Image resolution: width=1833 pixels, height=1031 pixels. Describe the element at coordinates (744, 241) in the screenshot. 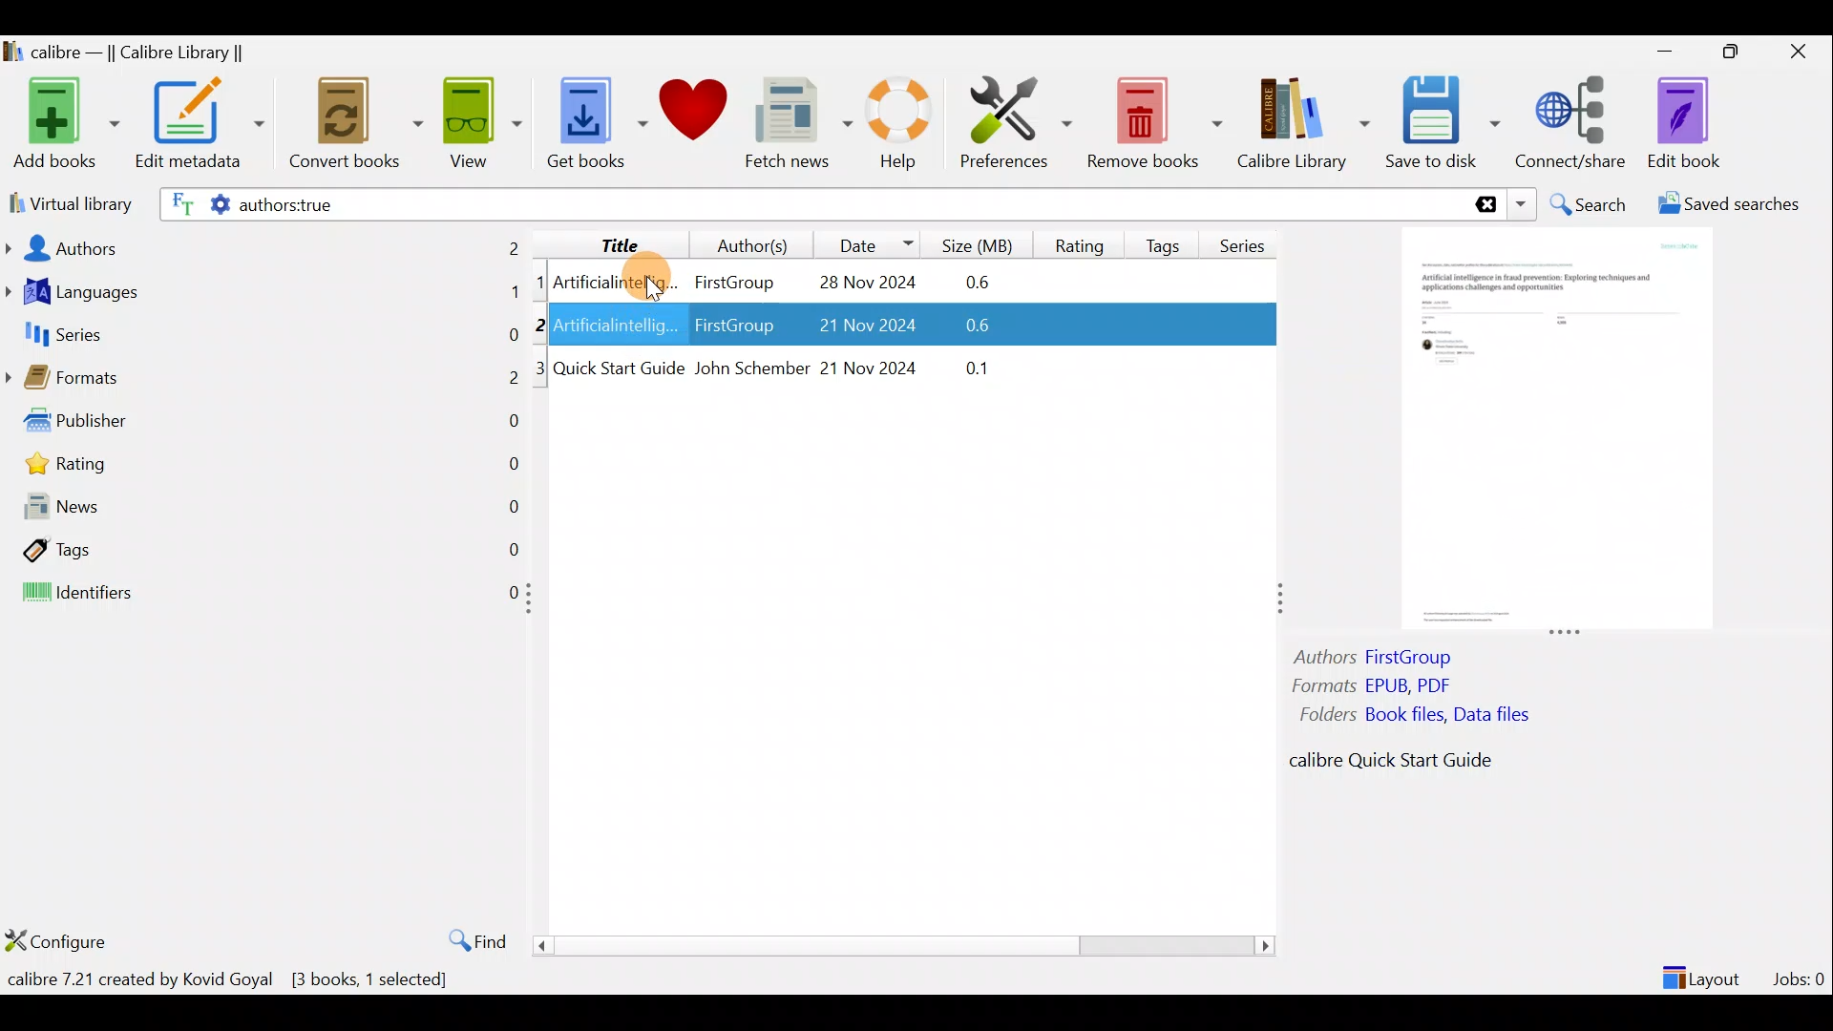

I see `Author(s)` at that location.